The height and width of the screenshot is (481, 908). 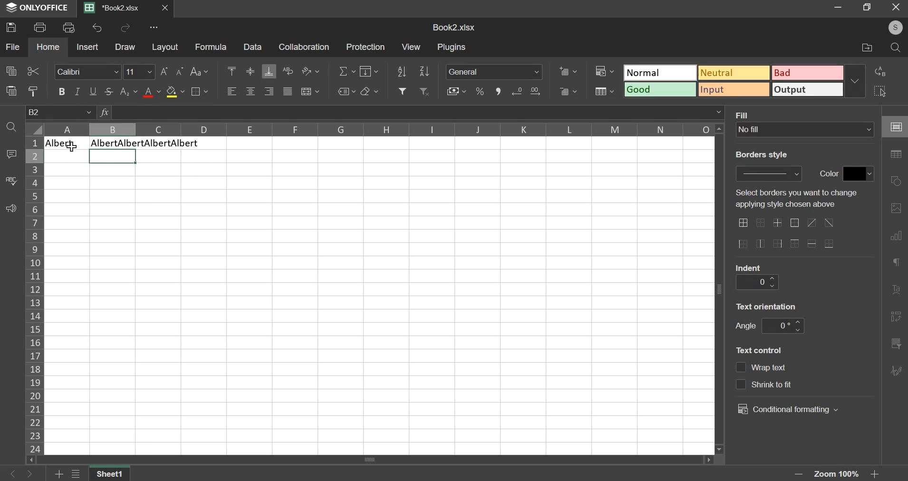 I want to click on replace, so click(x=883, y=72).